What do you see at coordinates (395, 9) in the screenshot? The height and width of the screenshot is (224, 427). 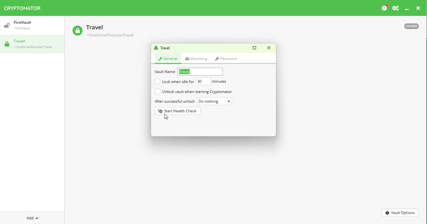 I see `Settings` at bounding box center [395, 9].